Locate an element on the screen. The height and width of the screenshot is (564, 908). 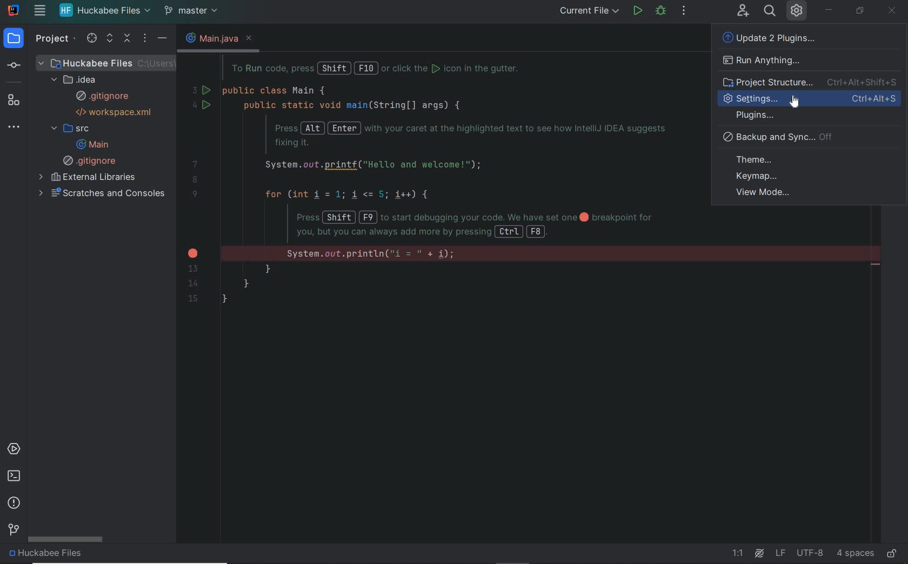
Git Branch: Master is located at coordinates (193, 11).